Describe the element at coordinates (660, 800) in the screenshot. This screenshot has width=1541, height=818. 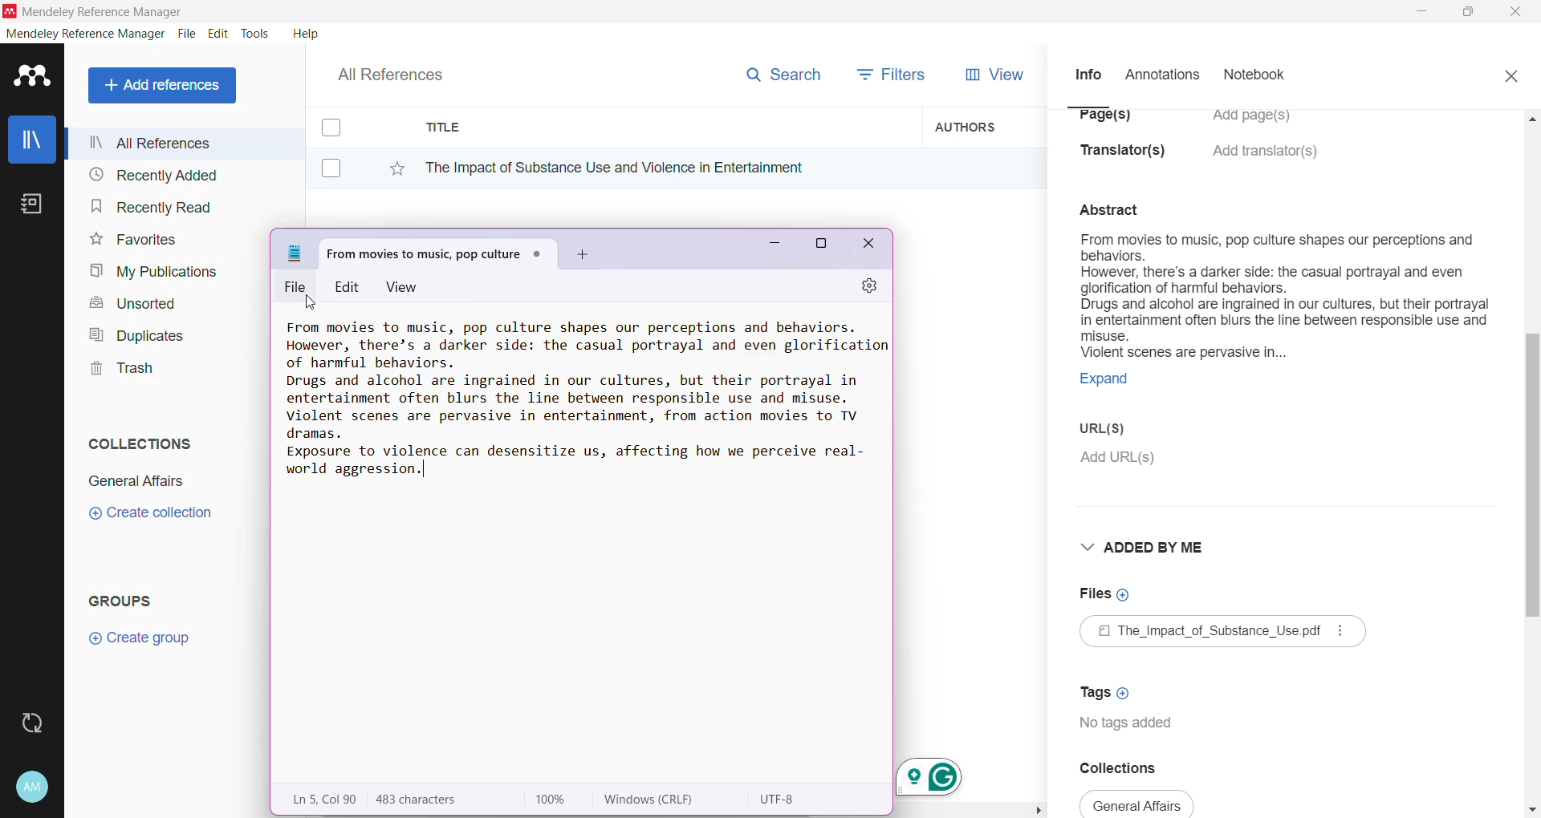
I see `Windows (Carriage Return, Line Feed)` at that location.